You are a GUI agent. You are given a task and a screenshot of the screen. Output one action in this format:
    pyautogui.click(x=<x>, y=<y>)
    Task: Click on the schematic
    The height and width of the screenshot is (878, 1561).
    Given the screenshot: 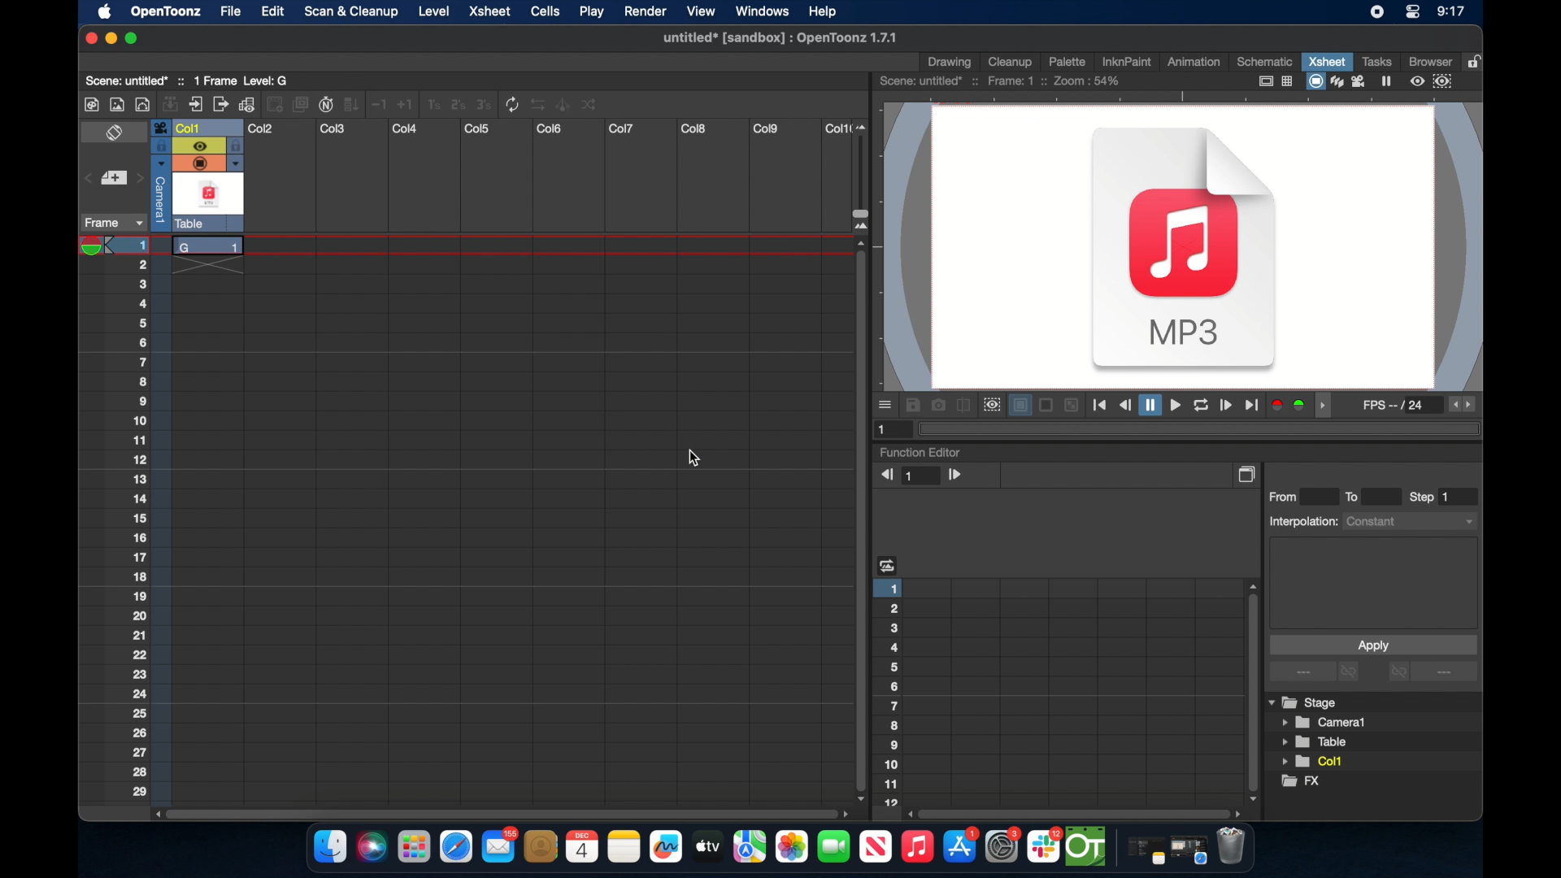 What is the action you would take?
    pyautogui.click(x=1265, y=61)
    